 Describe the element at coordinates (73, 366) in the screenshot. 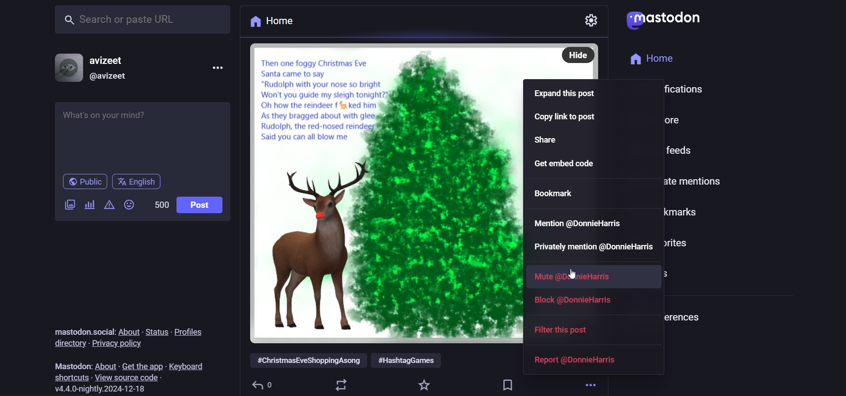

I see `mastodon` at that location.